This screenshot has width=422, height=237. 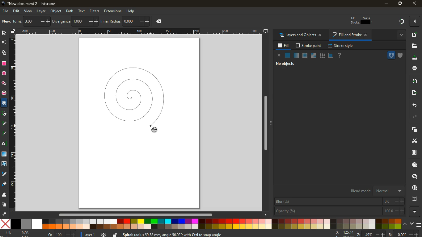 What do you see at coordinates (133, 11) in the screenshot?
I see `help` at bounding box center [133, 11].